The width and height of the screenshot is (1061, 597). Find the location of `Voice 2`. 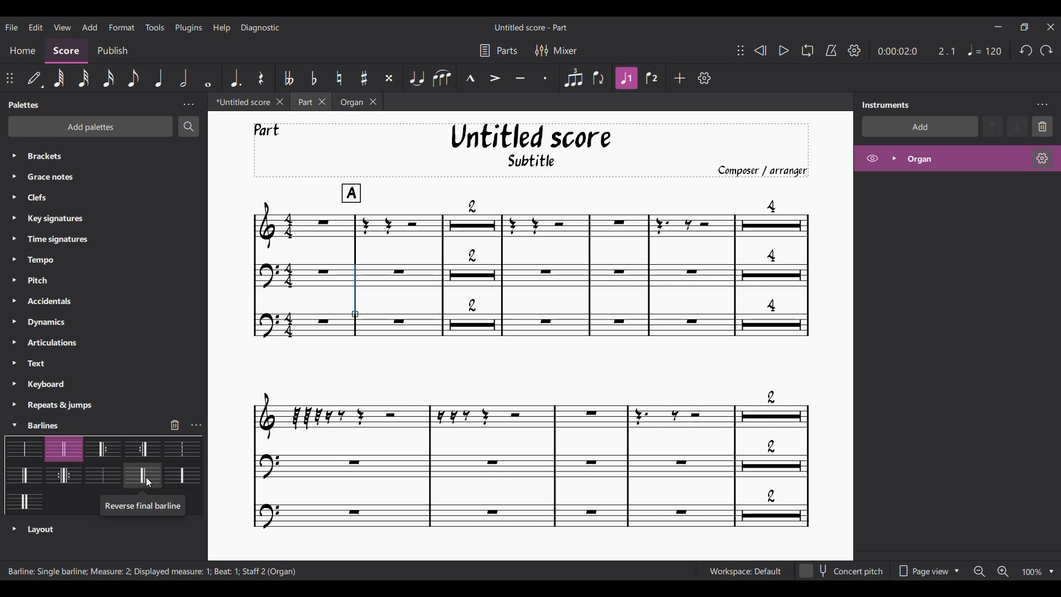

Voice 2 is located at coordinates (651, 78).